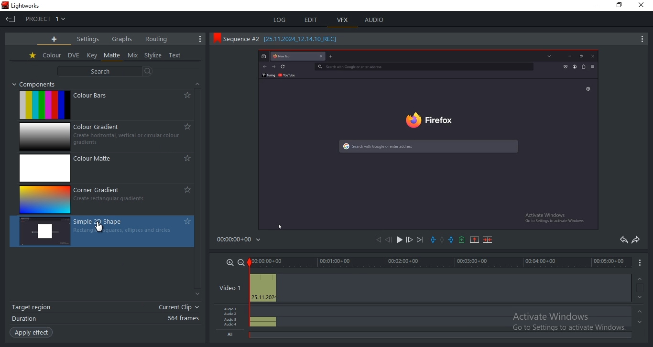 The width and height of the screenshot is (653, 347). What do you see at coordinates (11, 20) in the screenshot?
I see `exit current project and go to project browser` at bounding box center [11, 20].